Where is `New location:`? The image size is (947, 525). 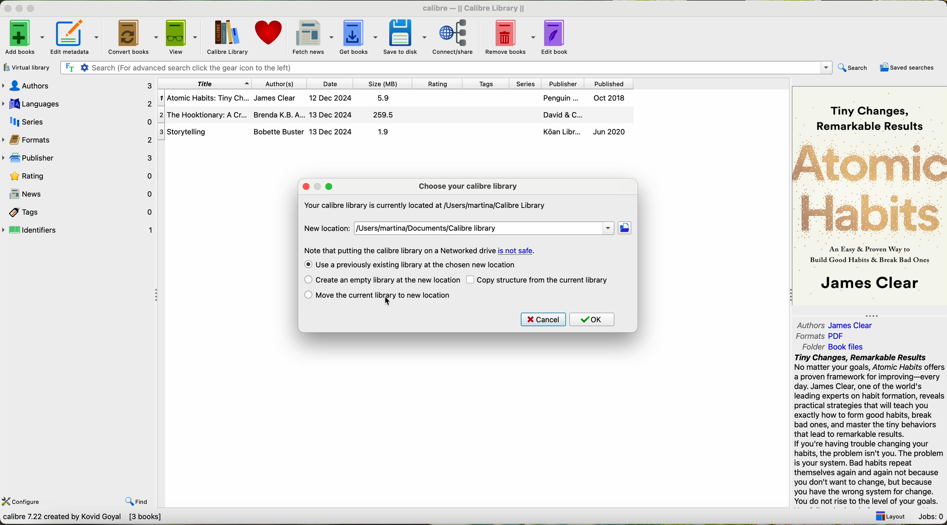
New location: is located at coordinates (329, 227).